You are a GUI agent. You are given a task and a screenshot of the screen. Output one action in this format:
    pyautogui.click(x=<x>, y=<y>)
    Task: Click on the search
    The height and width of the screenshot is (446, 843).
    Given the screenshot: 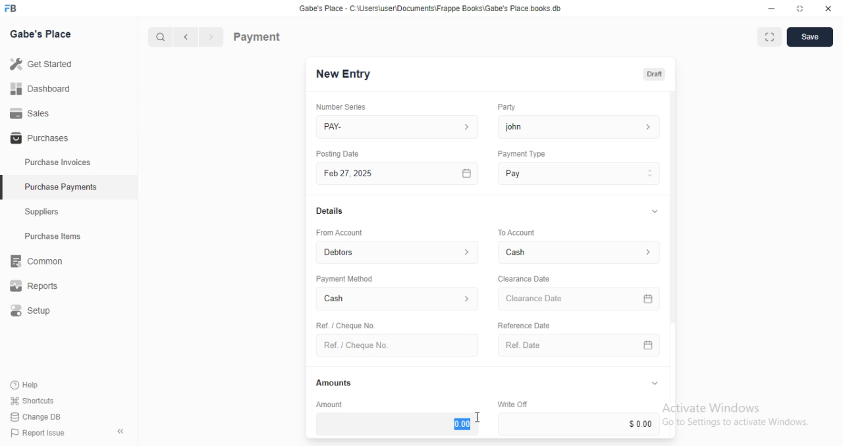 What is the action you would take?
    pyautogui.click(x=161, y=37)
    